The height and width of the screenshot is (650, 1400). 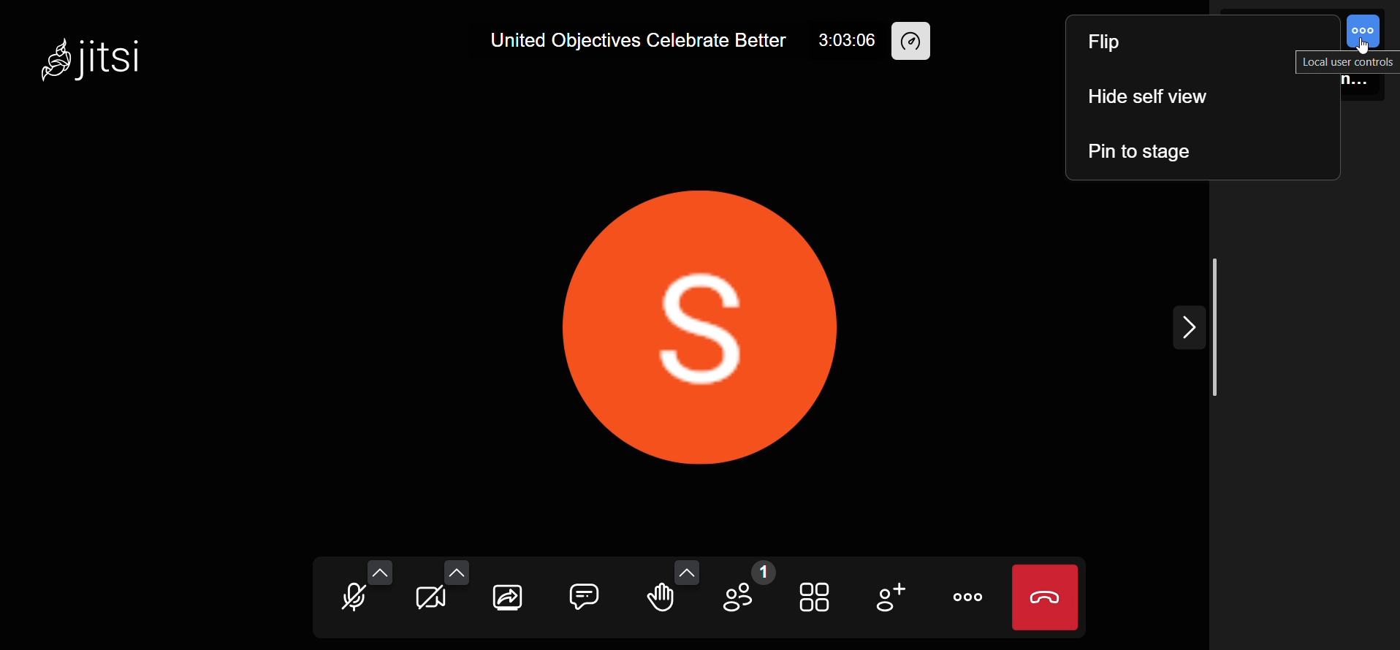 I want to click on cursor, so click(x=1363, y=49).